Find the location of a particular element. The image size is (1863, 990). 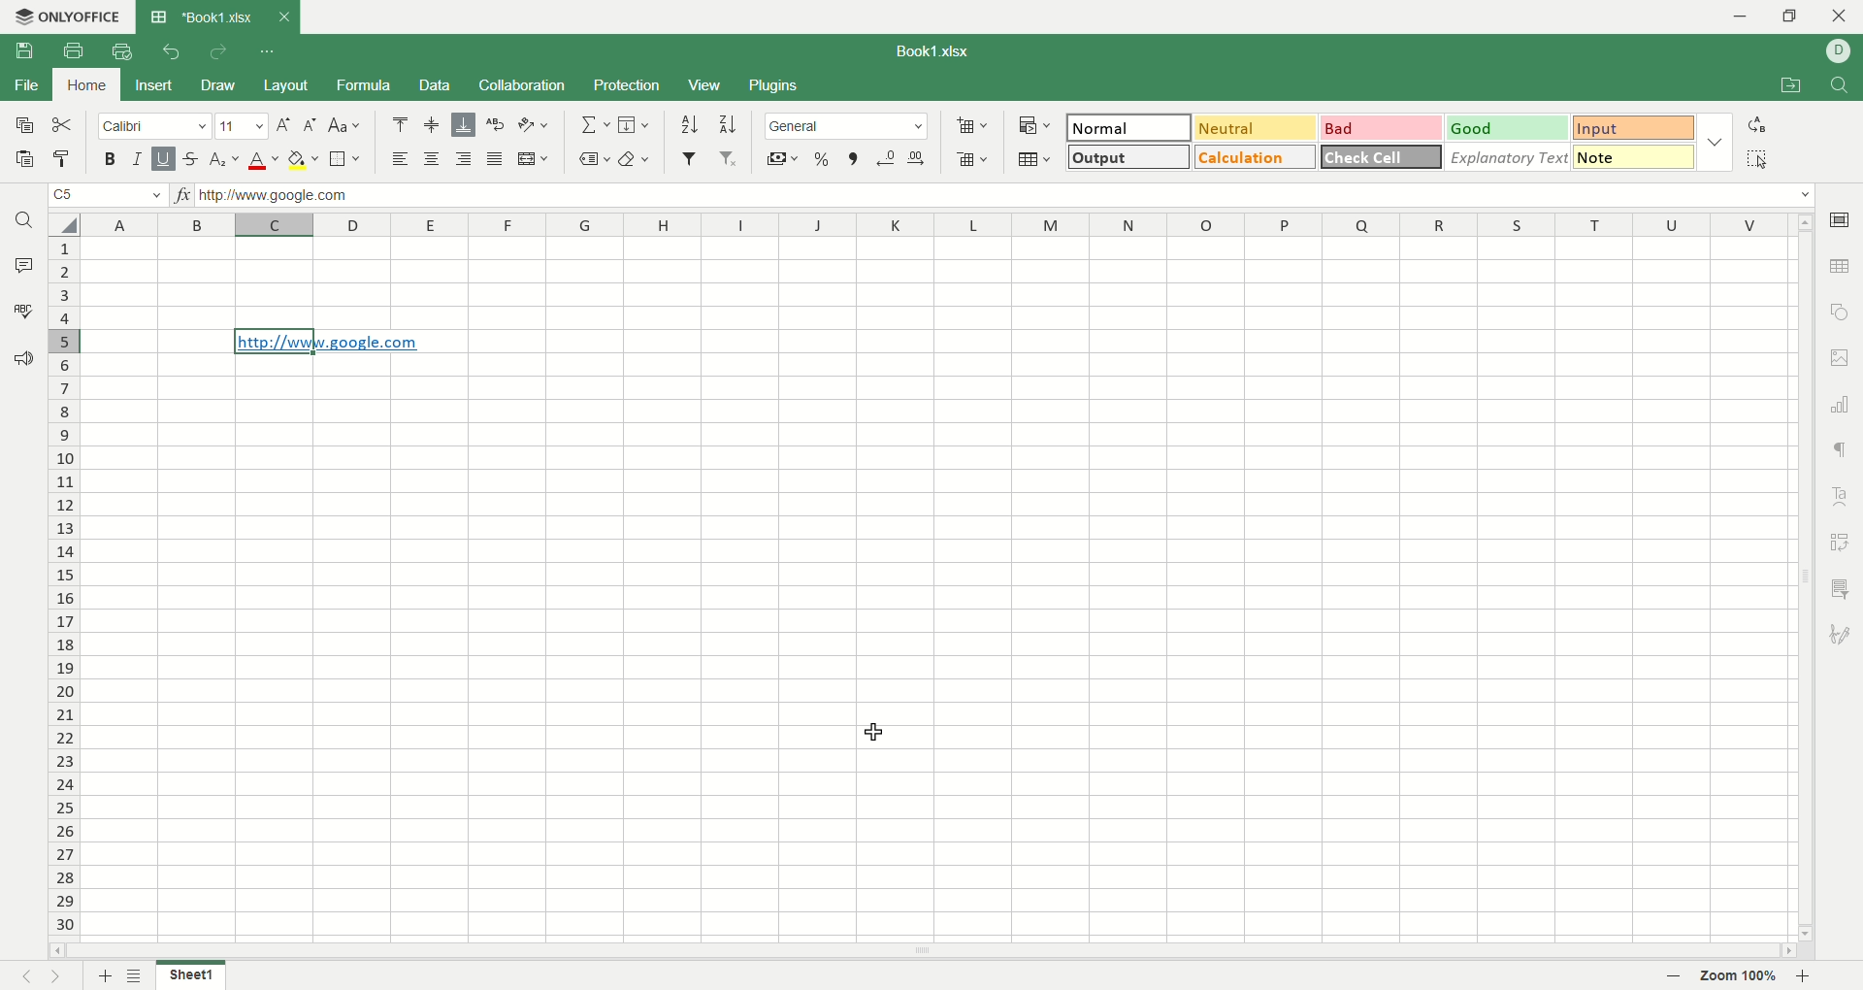

font color is located at coordinates (260, 162).